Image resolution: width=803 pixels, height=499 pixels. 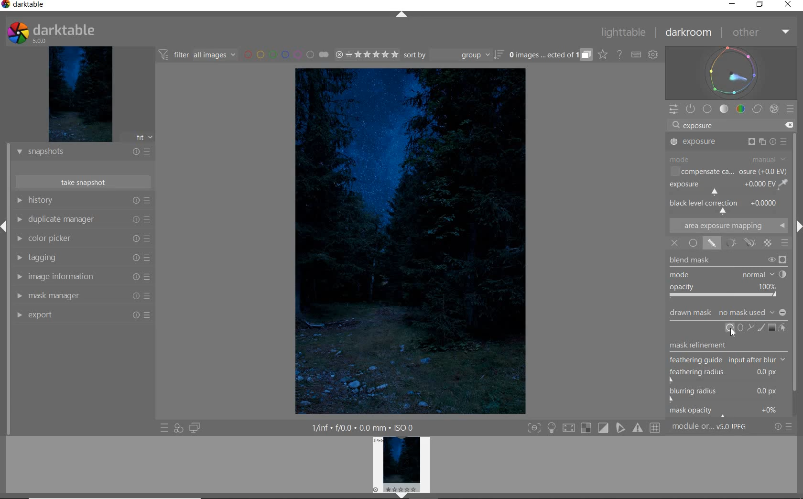 What do you see at coordinates (728, 171) in the screenshot?
I see `COMPENSATE CA...OSURE` at bounding box center [728, 171].